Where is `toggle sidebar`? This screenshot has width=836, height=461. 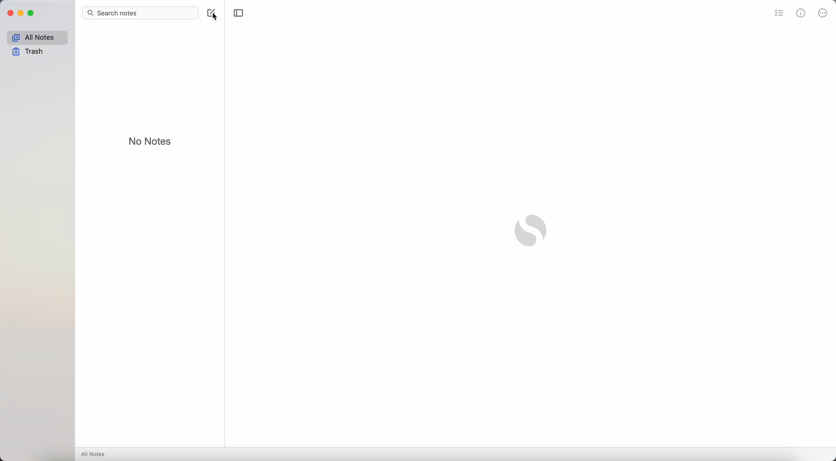 toggle sidebar is located at coordinates (238, 13).